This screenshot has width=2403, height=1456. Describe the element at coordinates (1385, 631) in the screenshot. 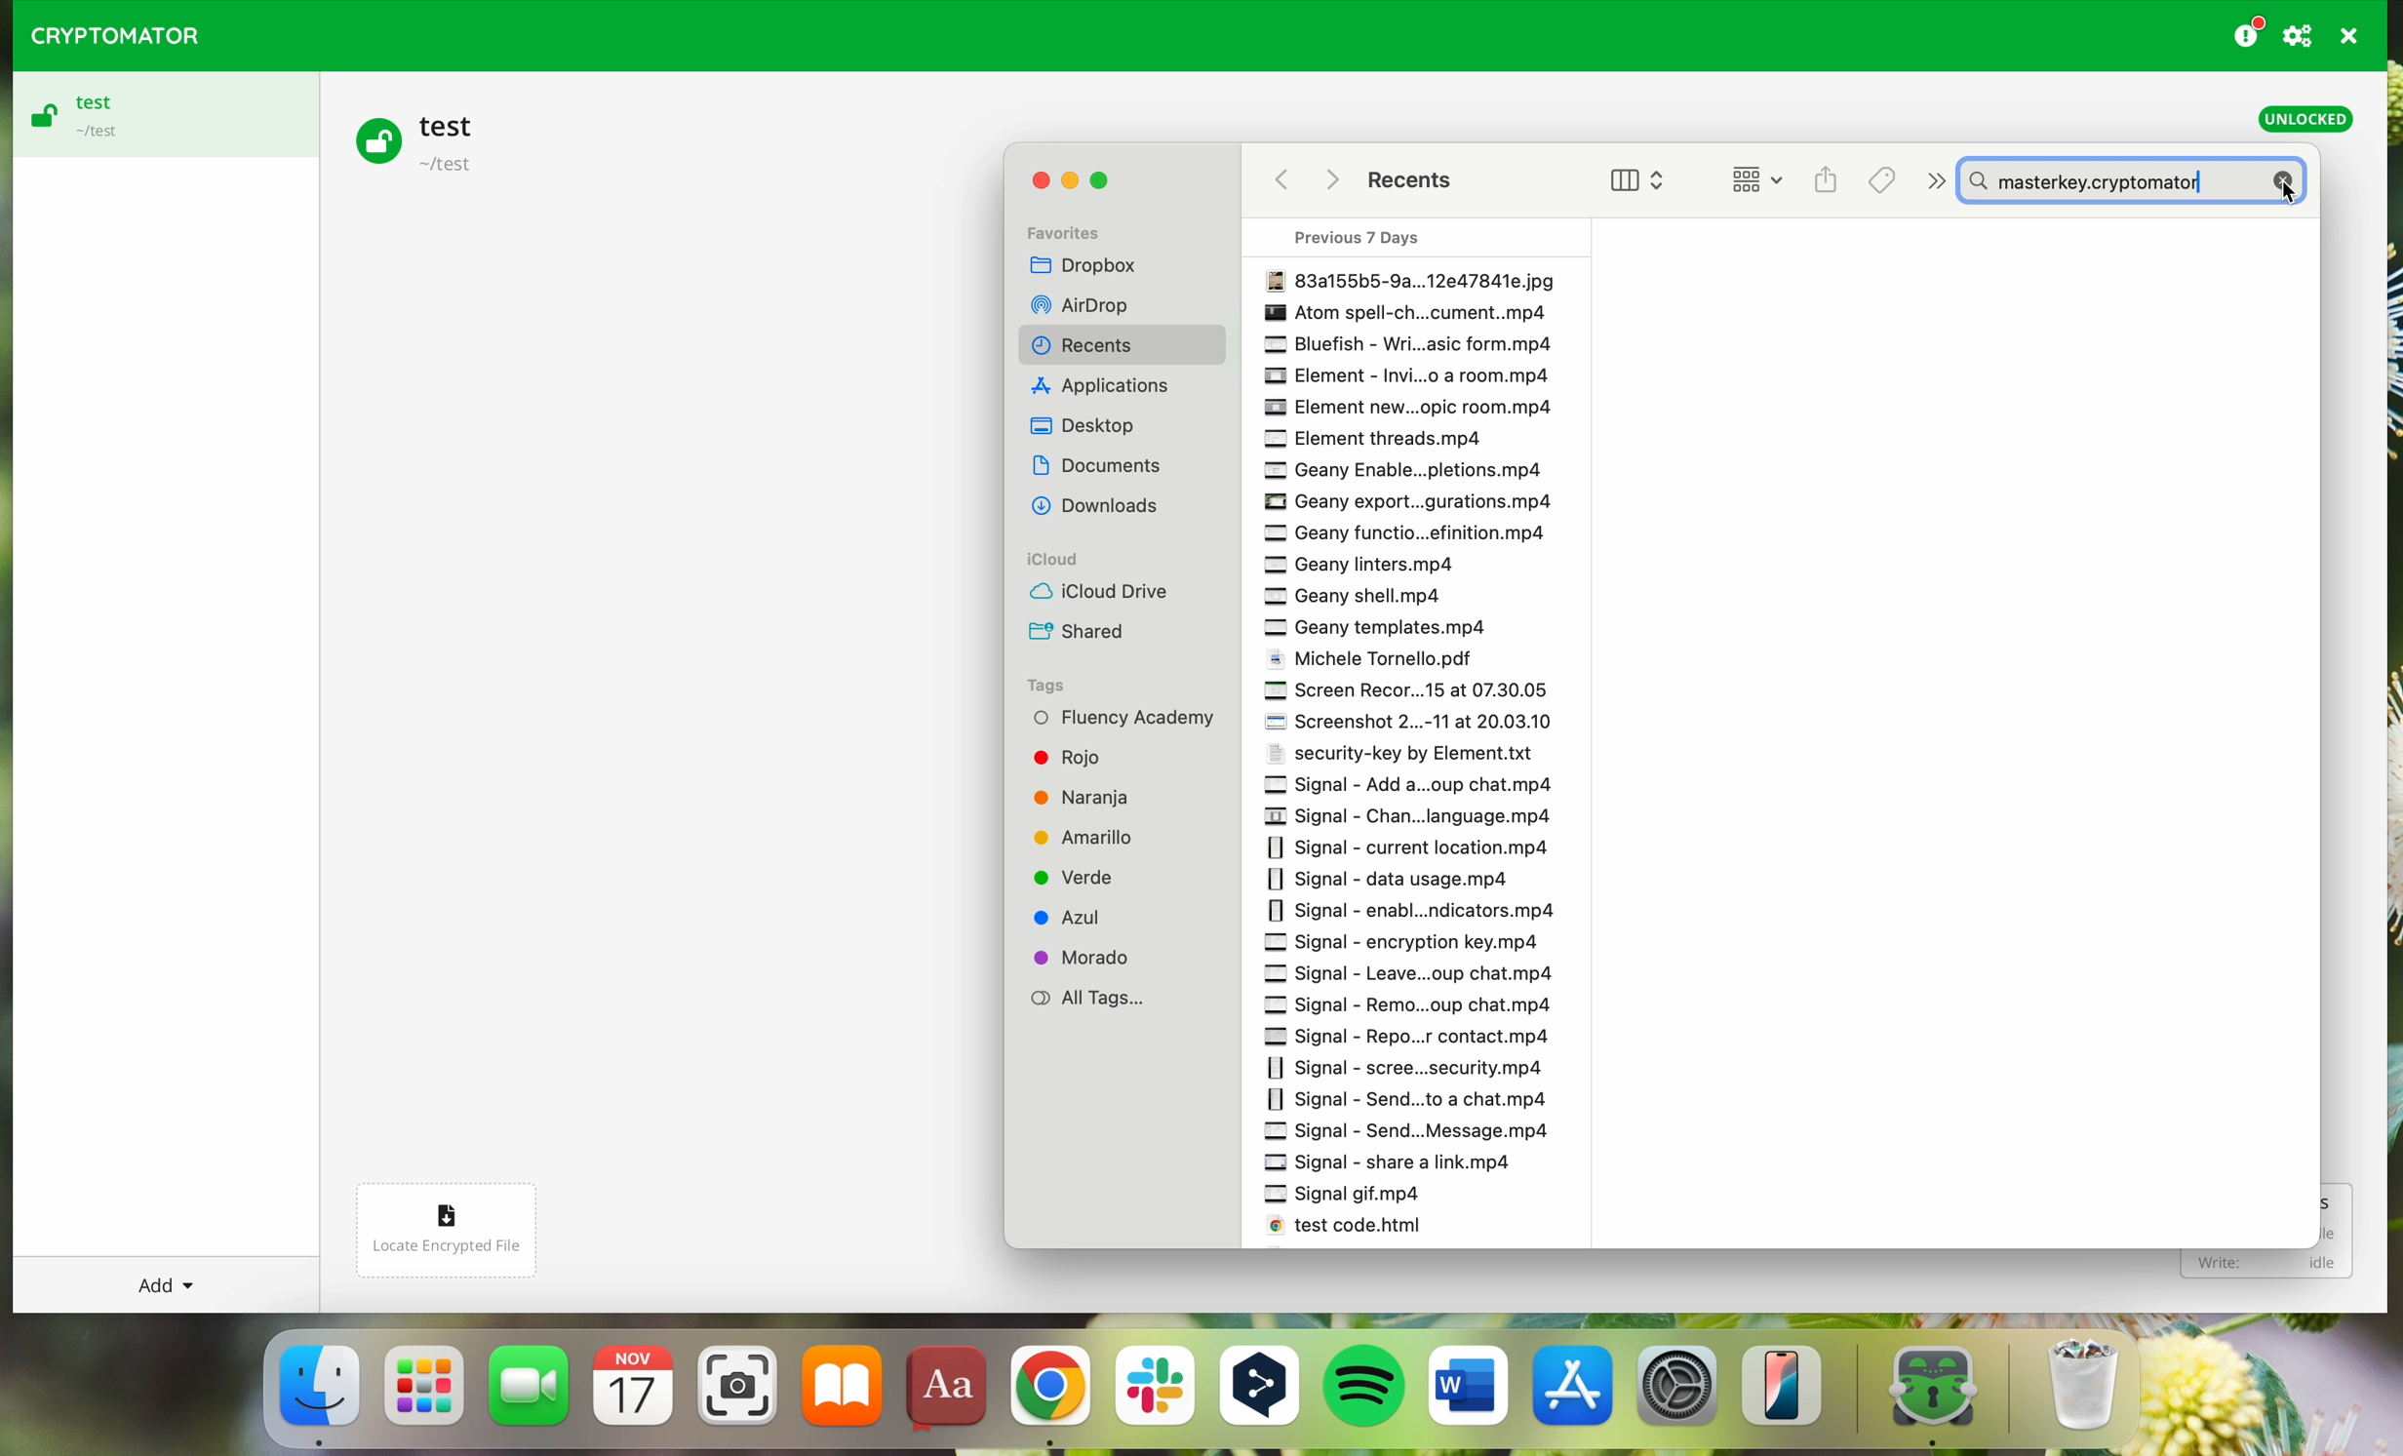

I see `Geany template` at that location.